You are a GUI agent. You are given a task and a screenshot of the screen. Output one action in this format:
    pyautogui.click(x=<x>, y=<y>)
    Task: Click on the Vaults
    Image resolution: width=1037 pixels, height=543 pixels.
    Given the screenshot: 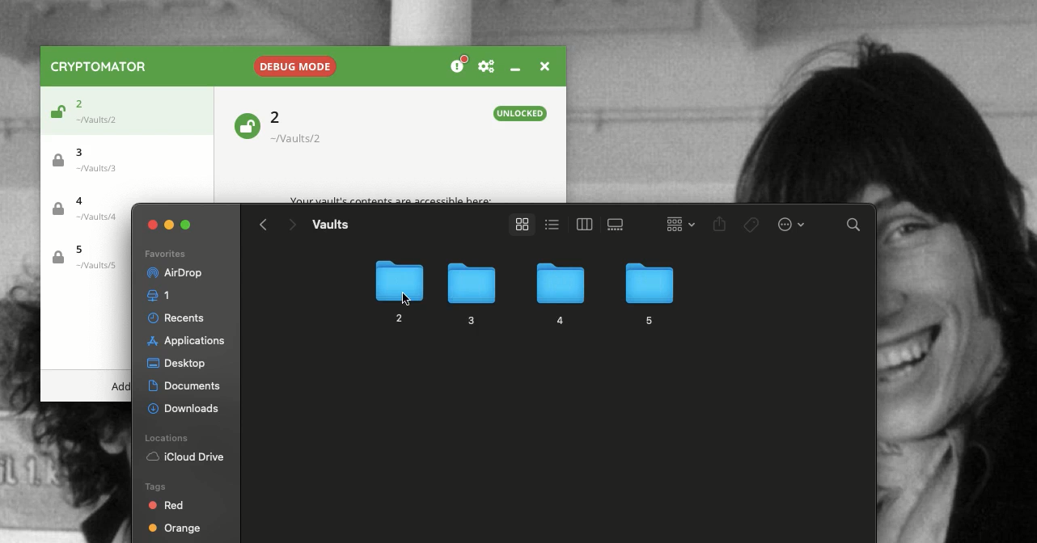 What is the action you would take?
    pyautogui.click(x=330, y=224)
    